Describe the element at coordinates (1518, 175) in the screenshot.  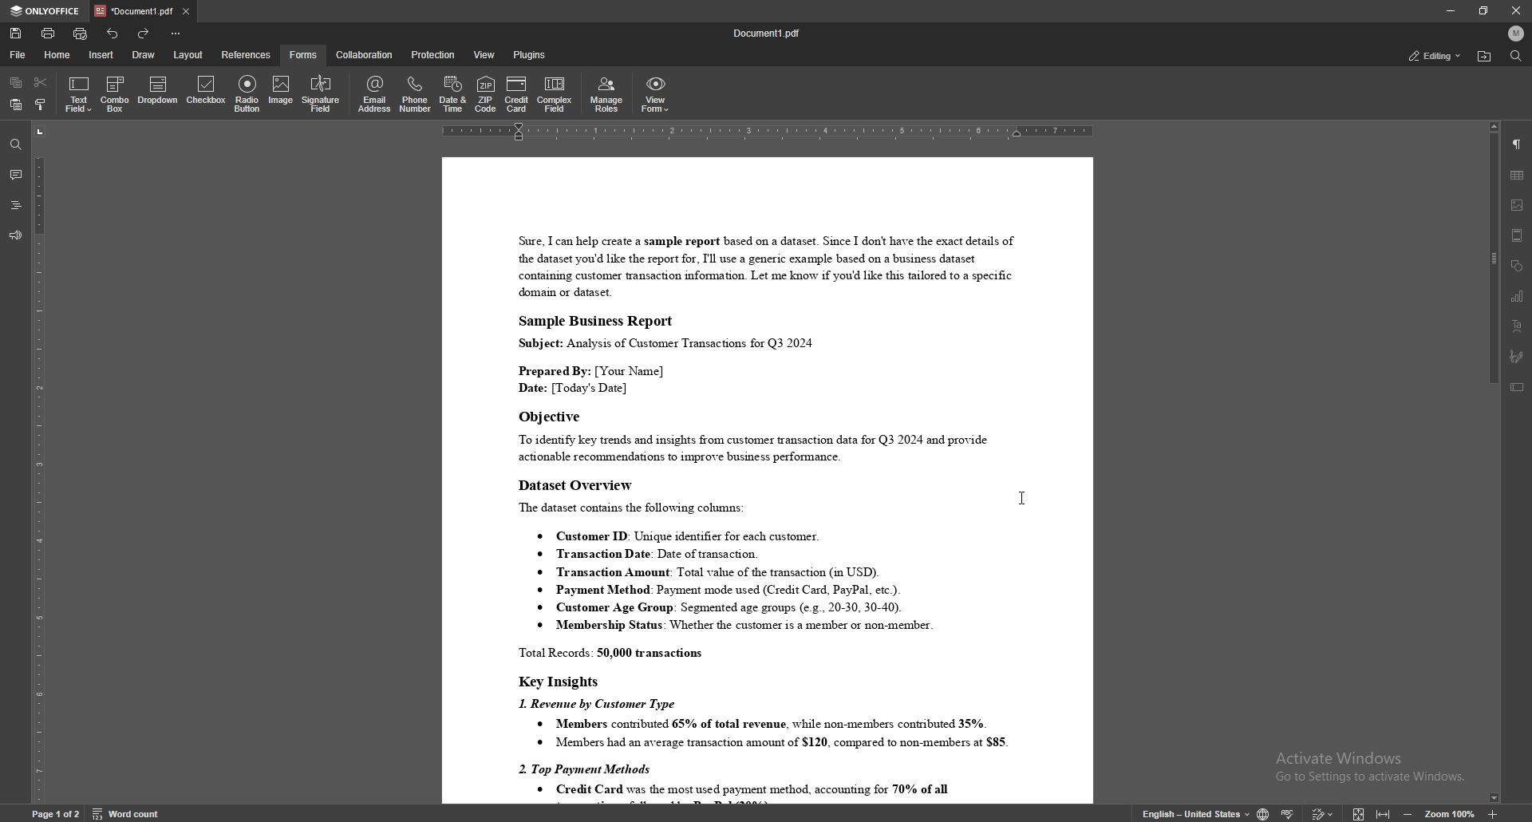
I see `table` at that location.